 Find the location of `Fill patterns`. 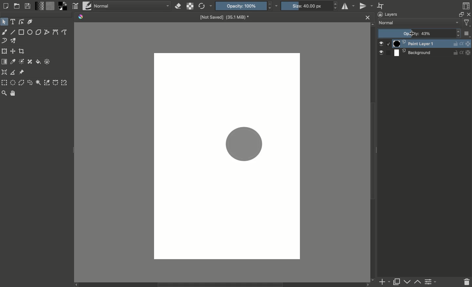

Fill patterns is located at coordinates (50, 6).